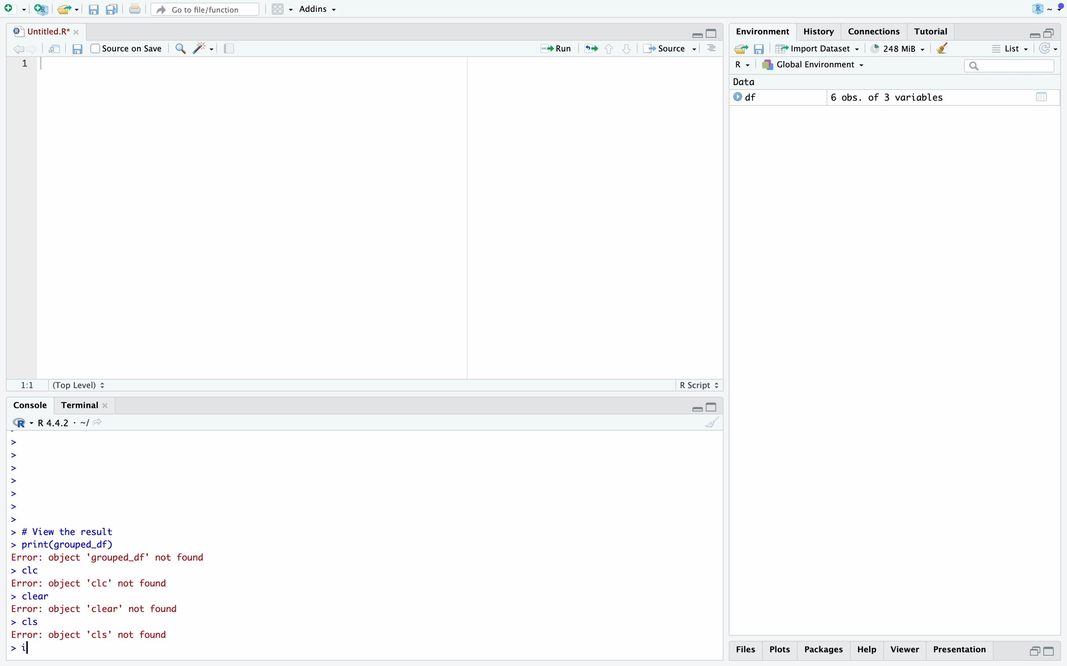  I want to click on Hide, so click(696, 407).